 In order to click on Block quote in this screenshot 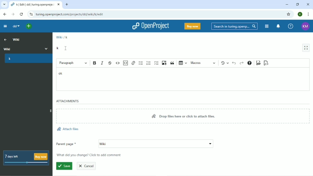, I will do `click(172, 63)`.